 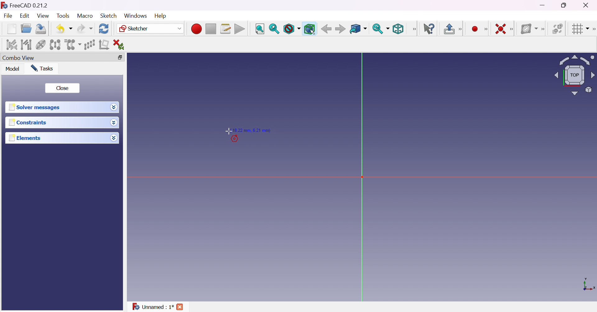 What do you see at coordinates (12, 30) in the screenshot?
I see `New` at bounding box center [12, 30].